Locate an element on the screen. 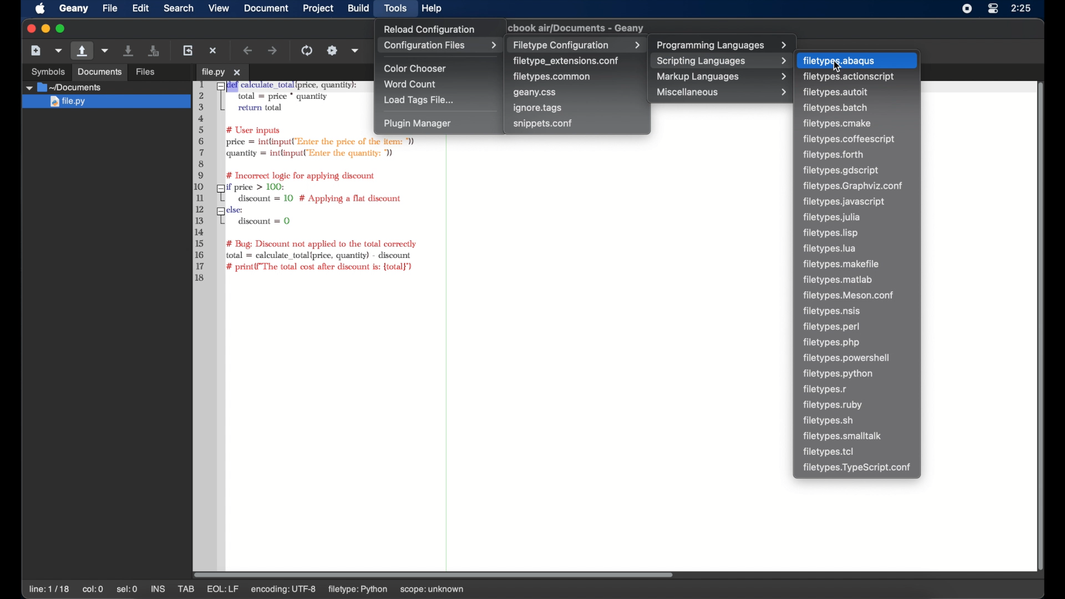  filetypes is located at coordinates (854, 187).